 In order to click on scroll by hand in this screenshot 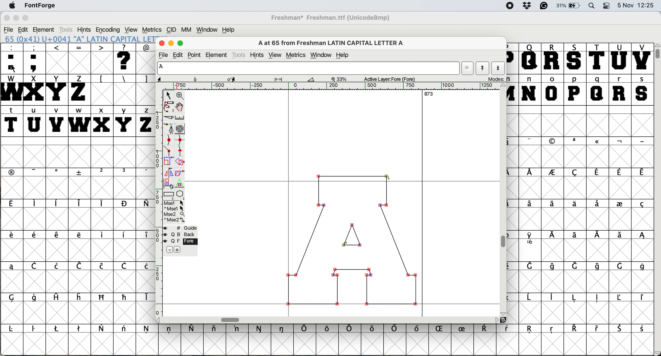, I will do `click(181, 106)`.